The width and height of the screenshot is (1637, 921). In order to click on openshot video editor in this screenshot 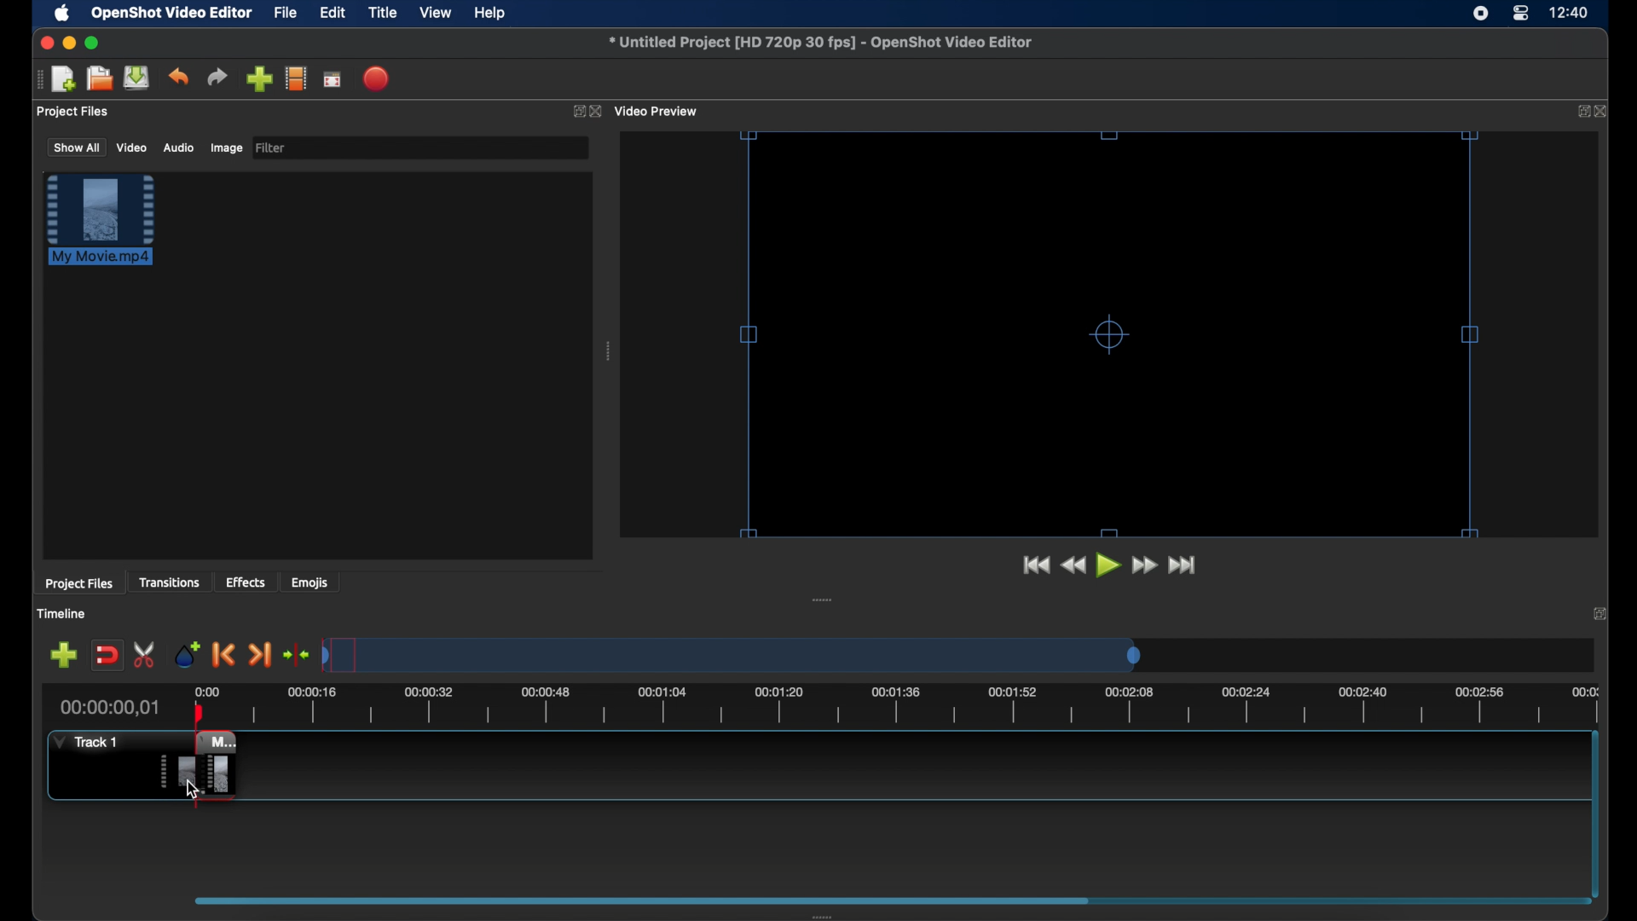, I will do `click(173, 14)`.